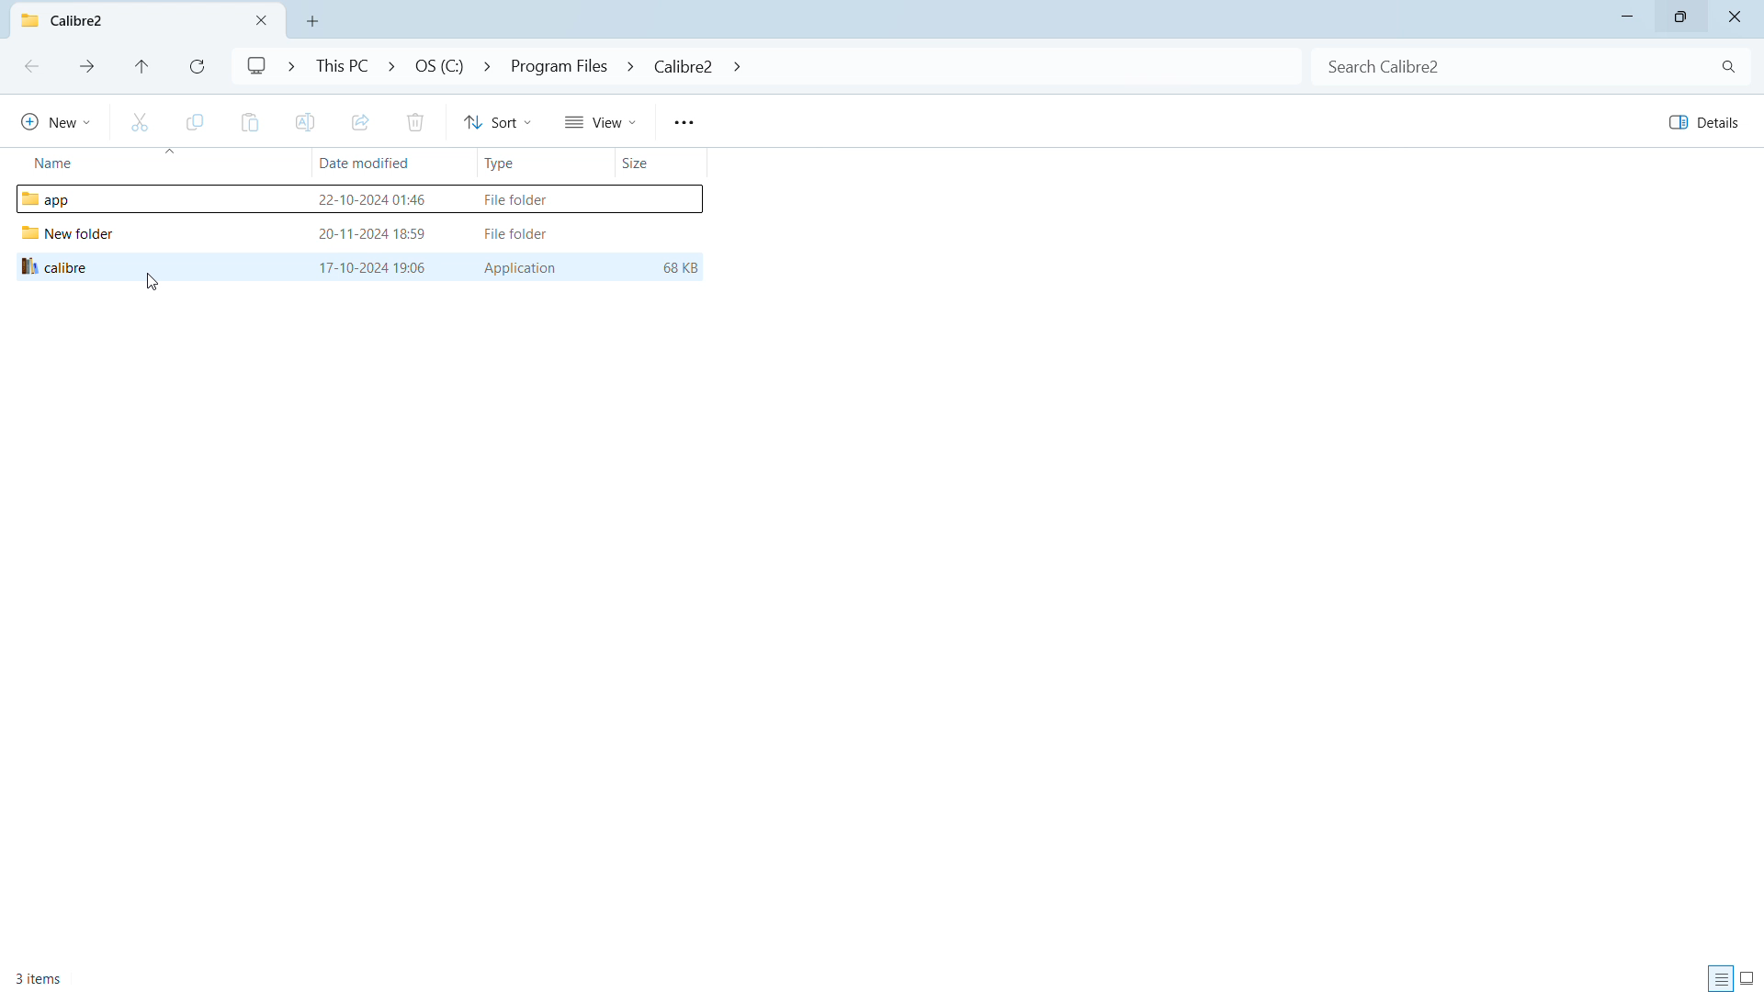 Image resolution: width=1764 pixels, height=992 pixels. Describe the element at coordinates (136, 123) in the screenshot. I see `cut` at that location.